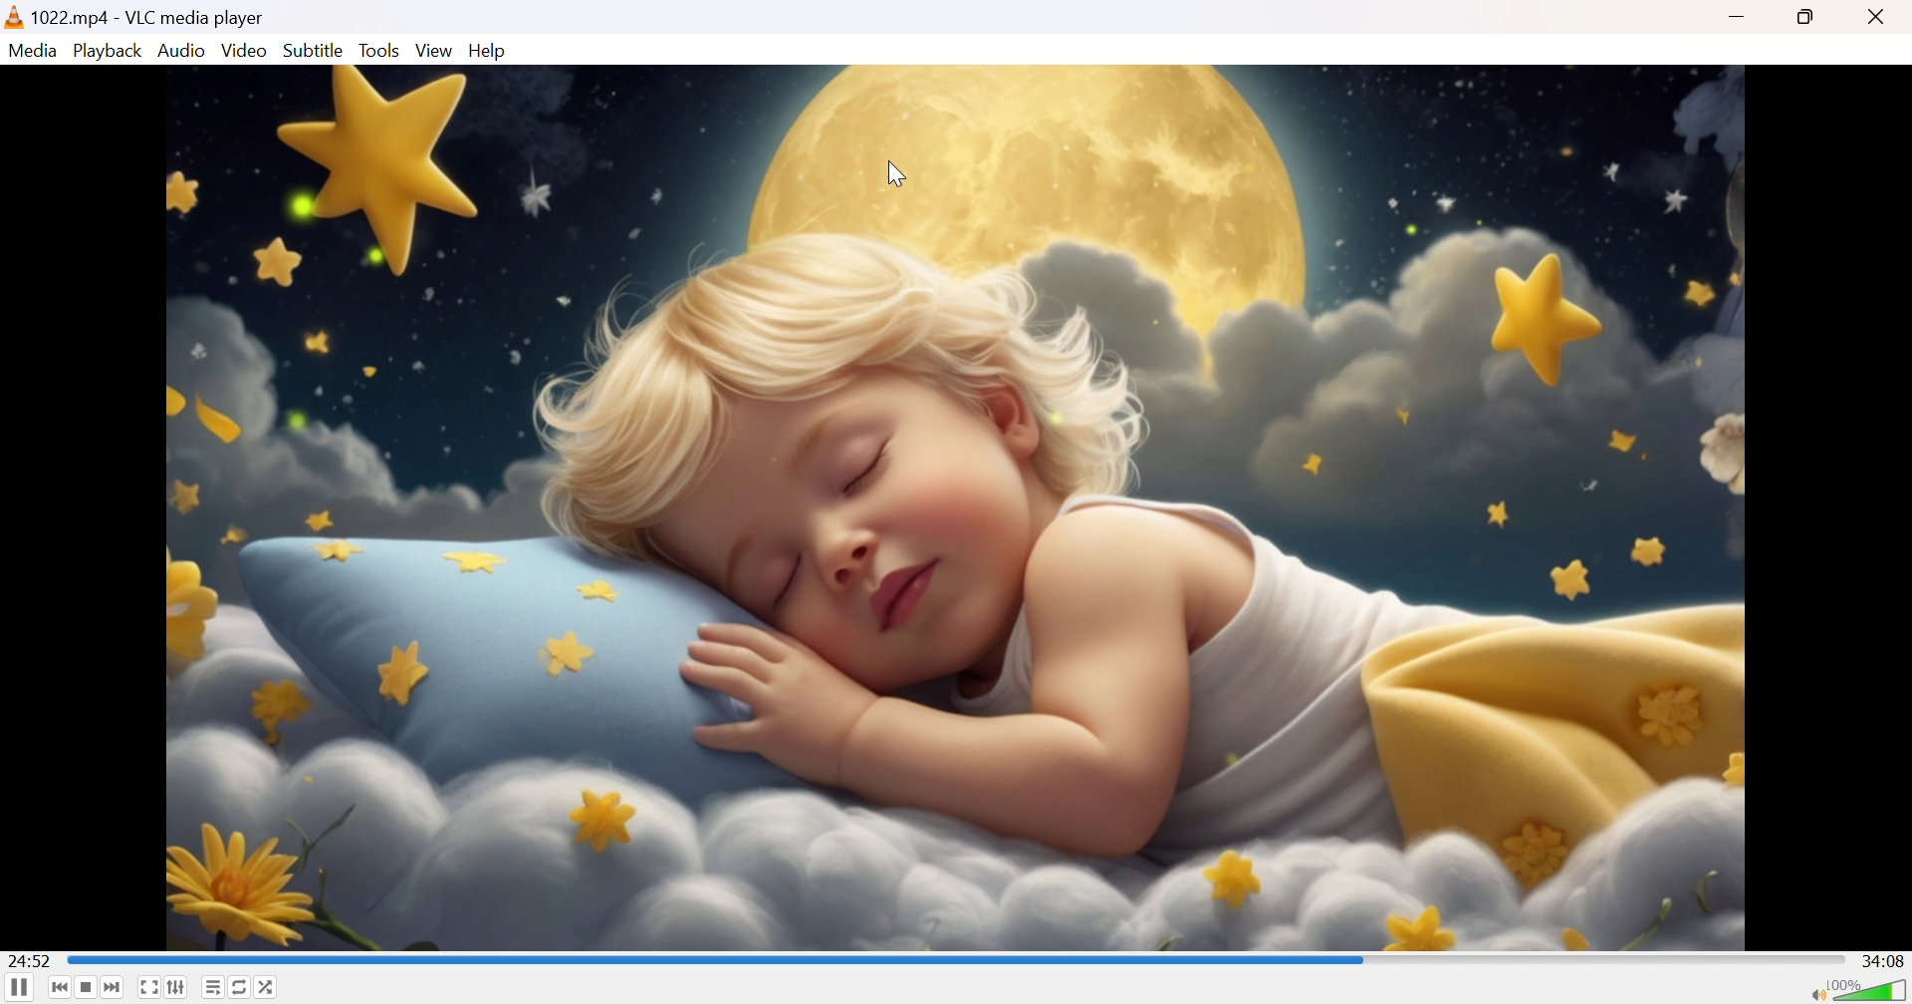 The width and height of the screenshot is (1912, 1004). Describe the element at coordinates (88, 988) in the screenshot. I see `Stop playback` at that location.